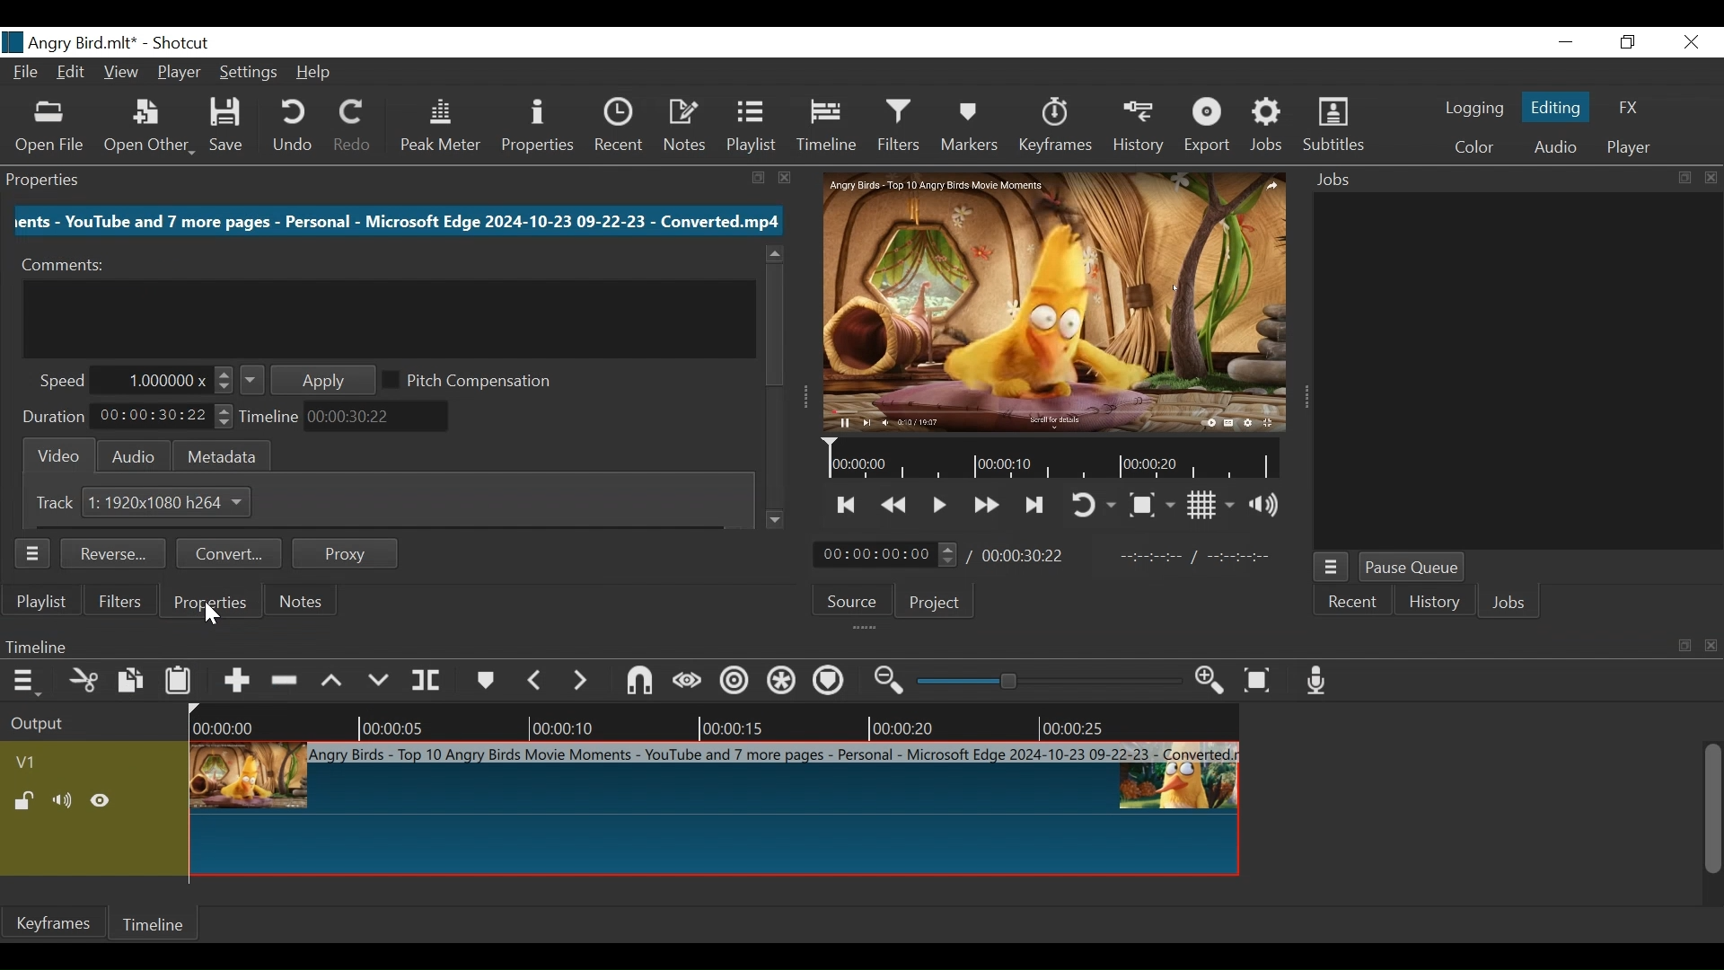  I want to click on Jobs Menu, so click(1333, 568).